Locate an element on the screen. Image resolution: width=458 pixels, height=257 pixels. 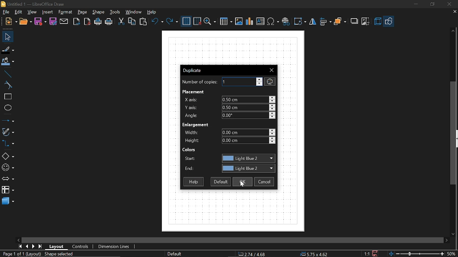
Lines and arrows is located at coordinates (8, 120).